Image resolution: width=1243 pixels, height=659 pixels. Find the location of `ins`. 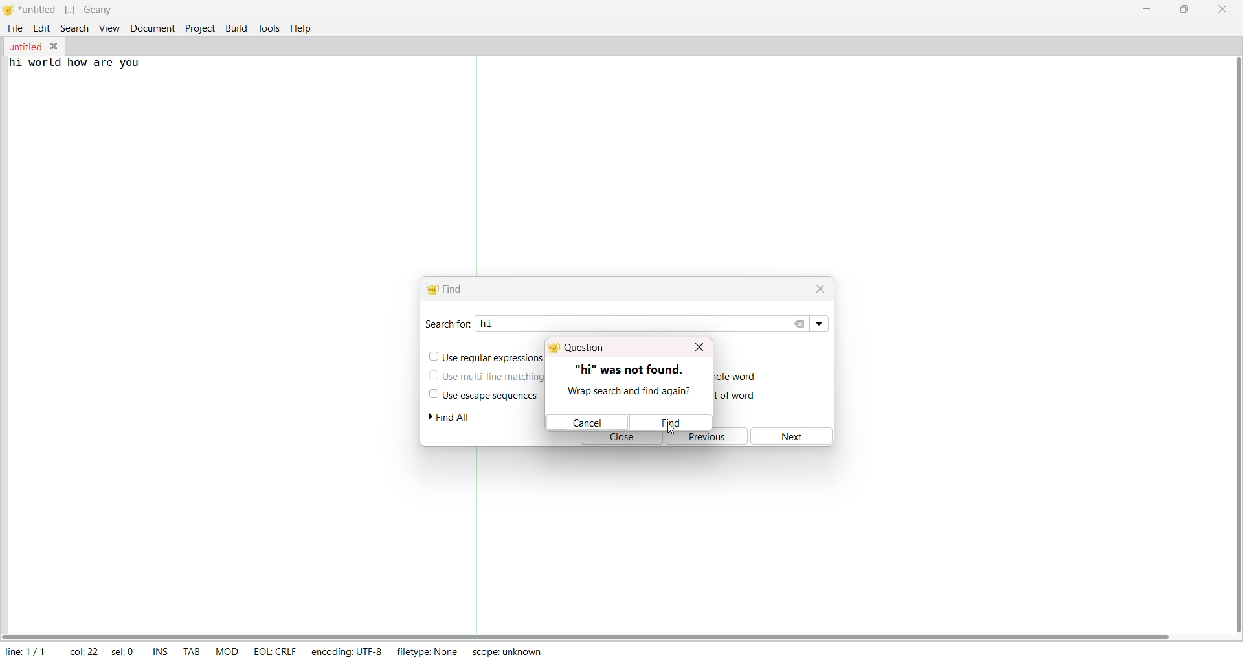

ins is located at coordinates (161, 651).